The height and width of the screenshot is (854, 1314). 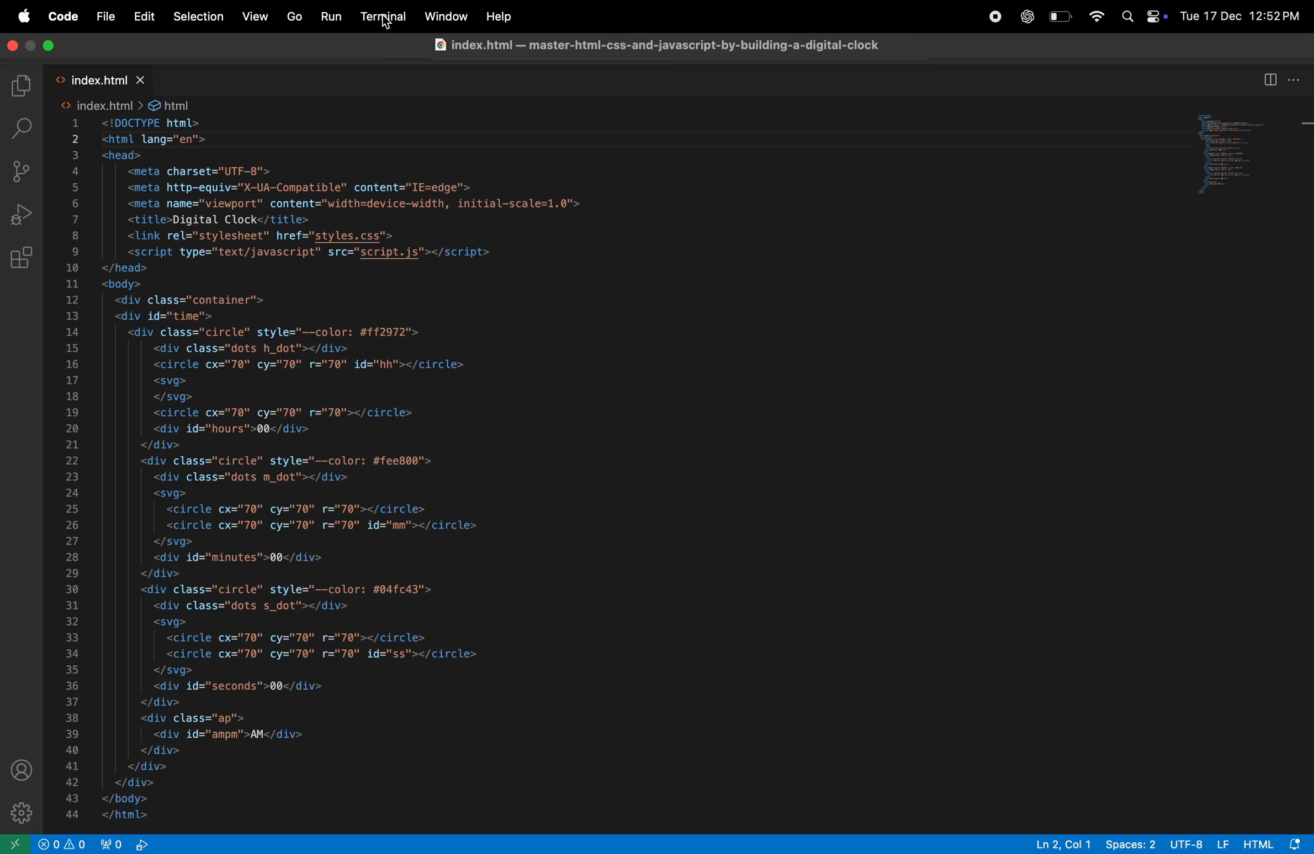 What do you see at coordinates (1022, 15) in the screenshot?
I see `chatgpt` at bounding box center [1022, 15].